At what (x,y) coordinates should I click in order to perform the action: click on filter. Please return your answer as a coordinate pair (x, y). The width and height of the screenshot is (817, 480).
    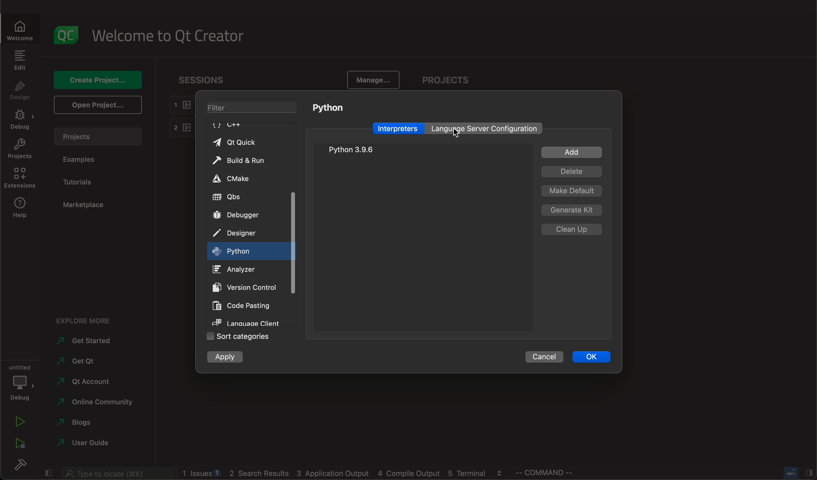
    Looking at the image, I should click on (253, 108).